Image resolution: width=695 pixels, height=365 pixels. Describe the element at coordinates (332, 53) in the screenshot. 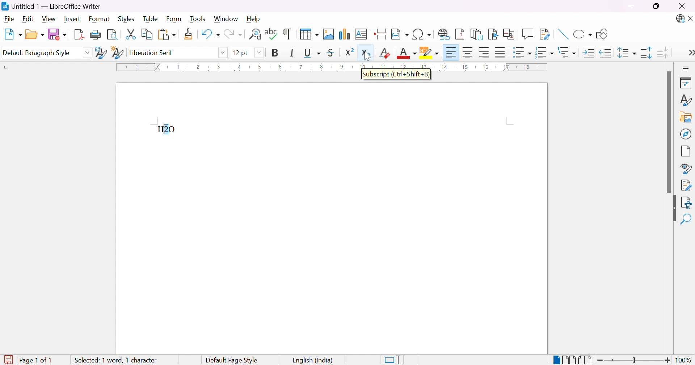

I see `Strikethrough` at that location.